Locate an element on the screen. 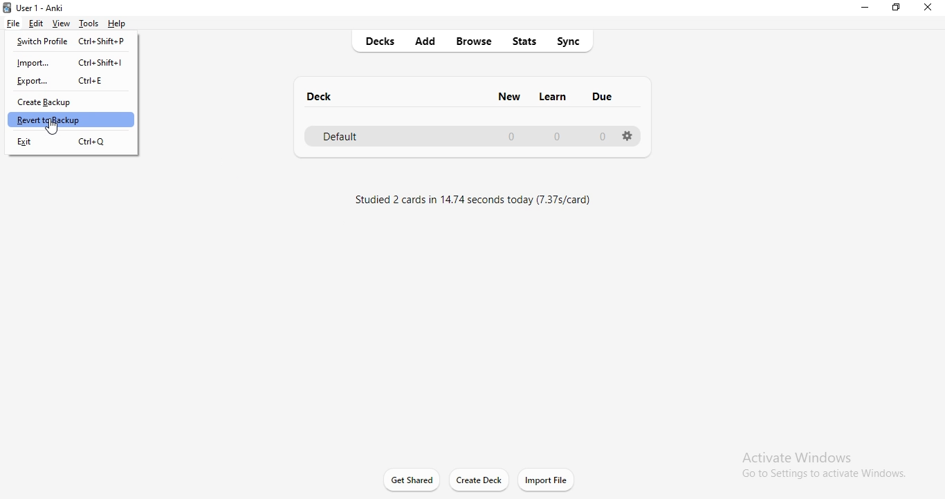  cursor is located at coordinates (52, 131).